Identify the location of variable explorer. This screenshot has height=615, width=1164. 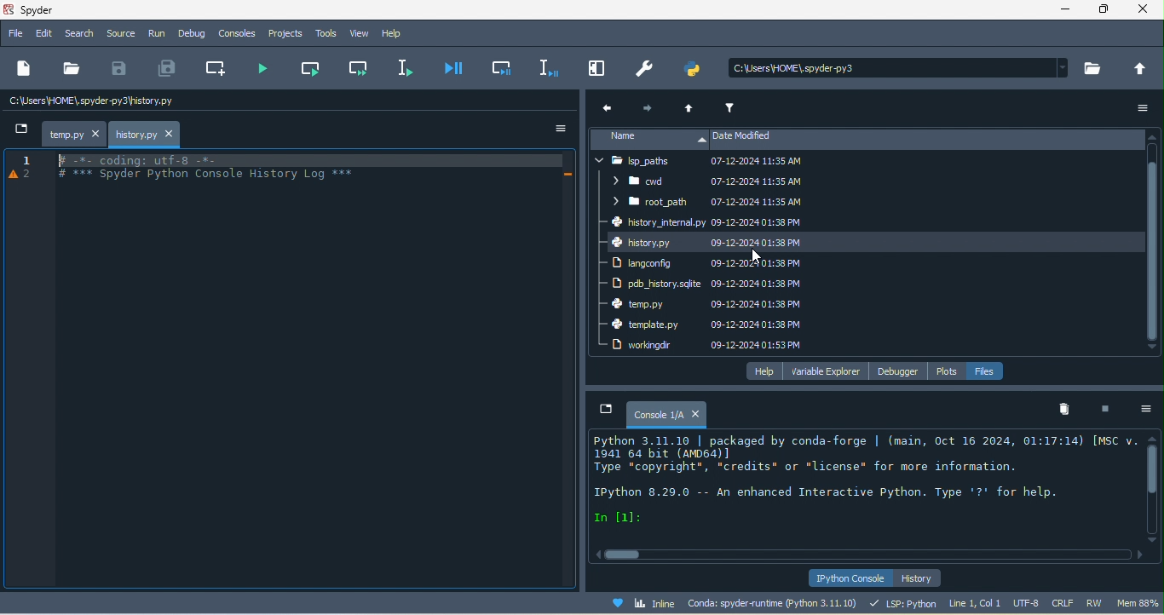
(831, 370).